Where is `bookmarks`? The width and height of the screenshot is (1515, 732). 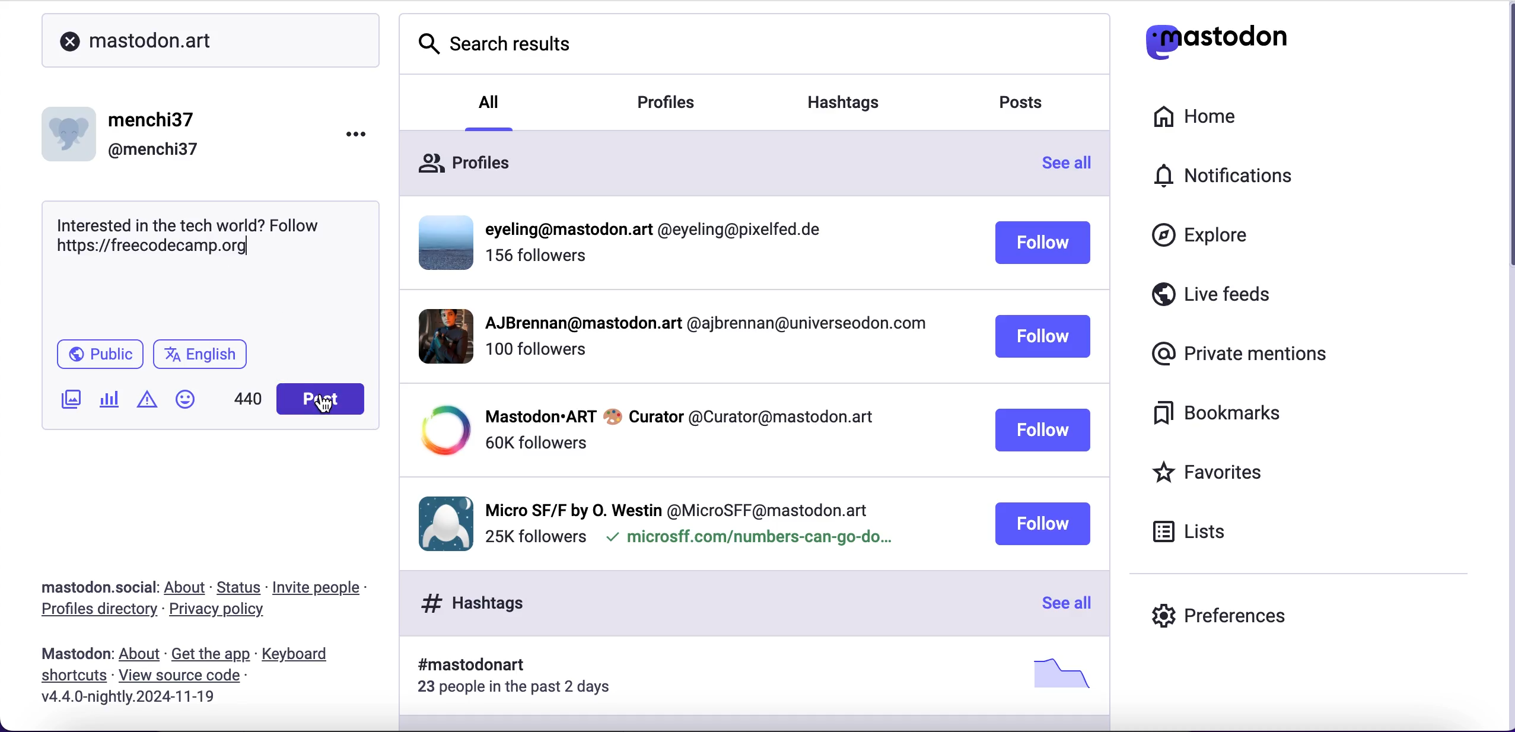
bookmarks is located at coordinates (1215, 412).